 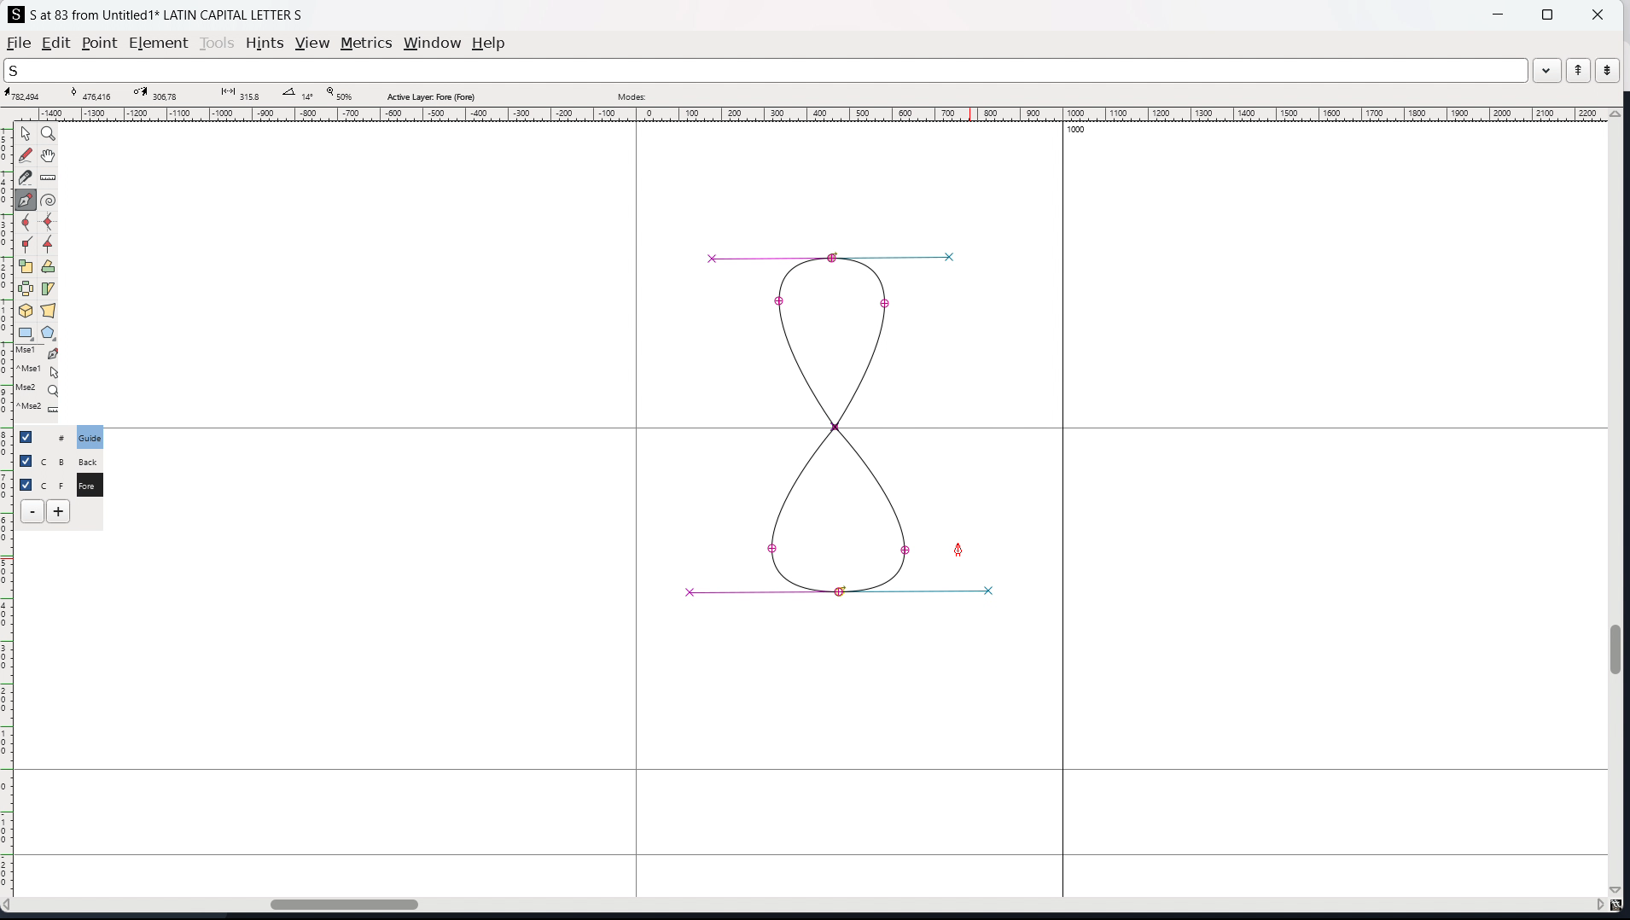 I want to click on drawing updated, so click(x=839, y=417).